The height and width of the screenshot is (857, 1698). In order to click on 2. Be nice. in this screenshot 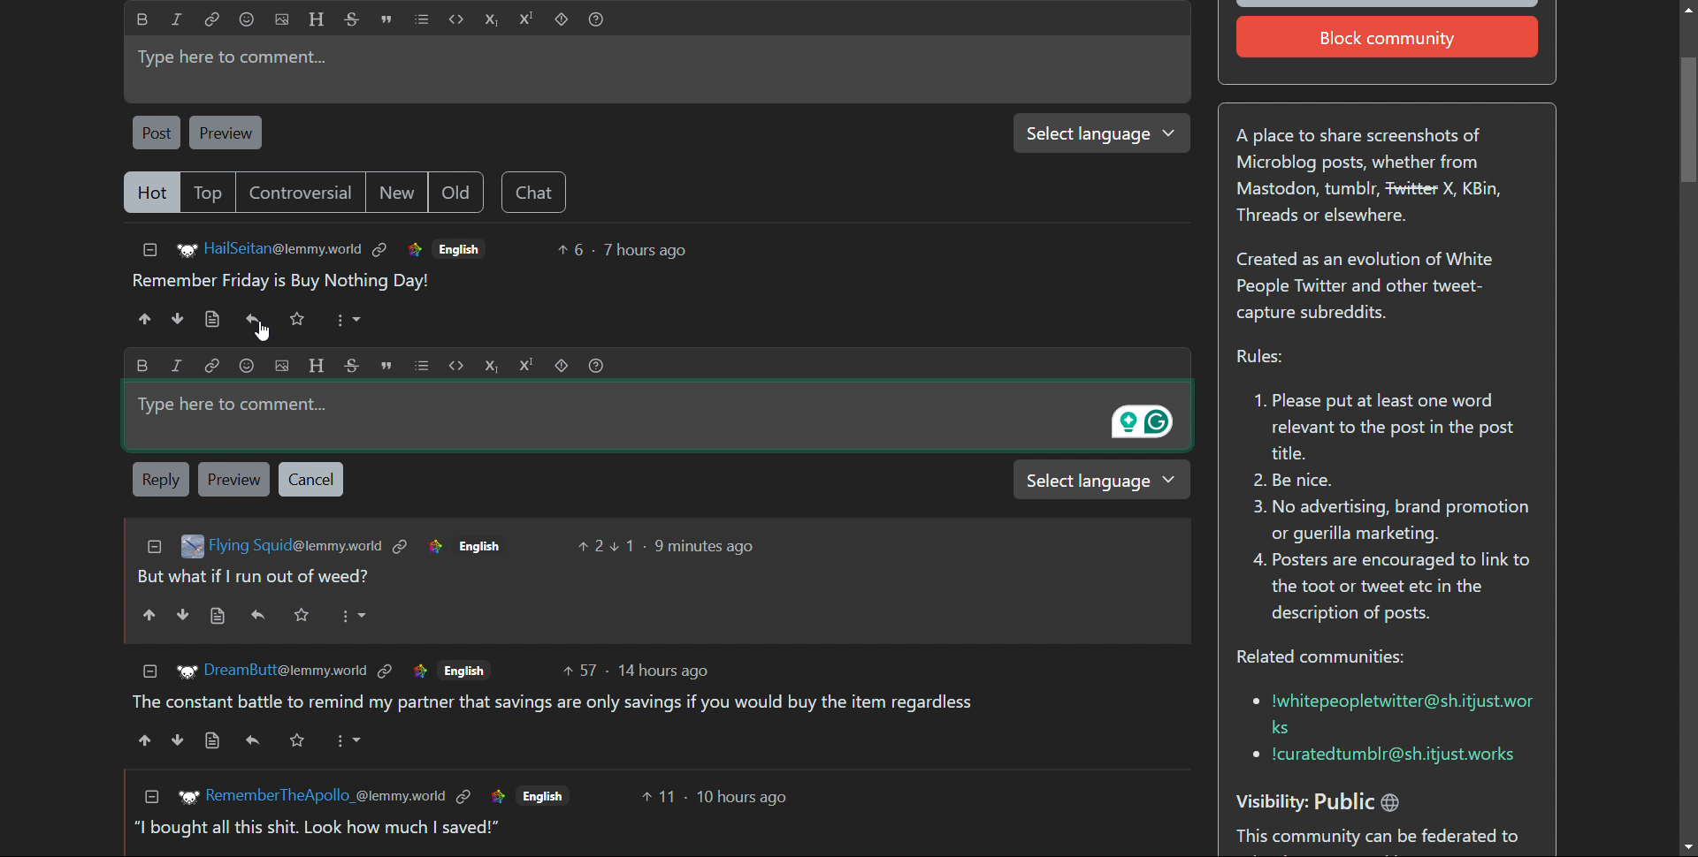, I will do `click(1304, 482)`.